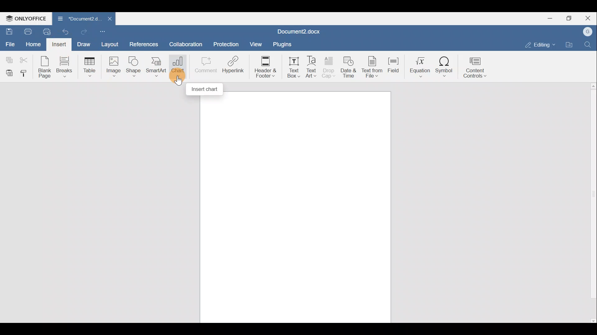 Image resolution: width=597 pixels, height=335 pixels. Describe the element at coordinates (143, 44) in the screenshot. I see `References` at that location.